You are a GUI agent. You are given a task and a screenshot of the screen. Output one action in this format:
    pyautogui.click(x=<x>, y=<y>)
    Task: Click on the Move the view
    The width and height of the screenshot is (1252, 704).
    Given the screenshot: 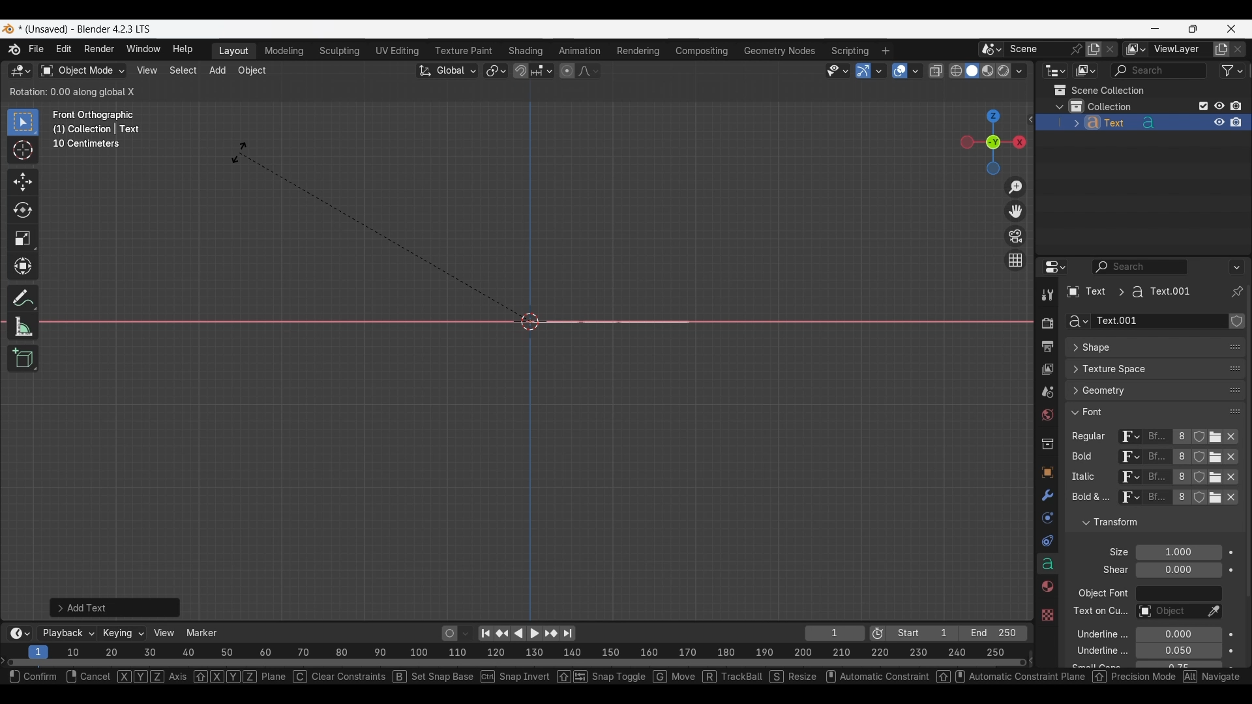 What is the action you would take?
    pyautogui.click(x=1017, y=211)
    